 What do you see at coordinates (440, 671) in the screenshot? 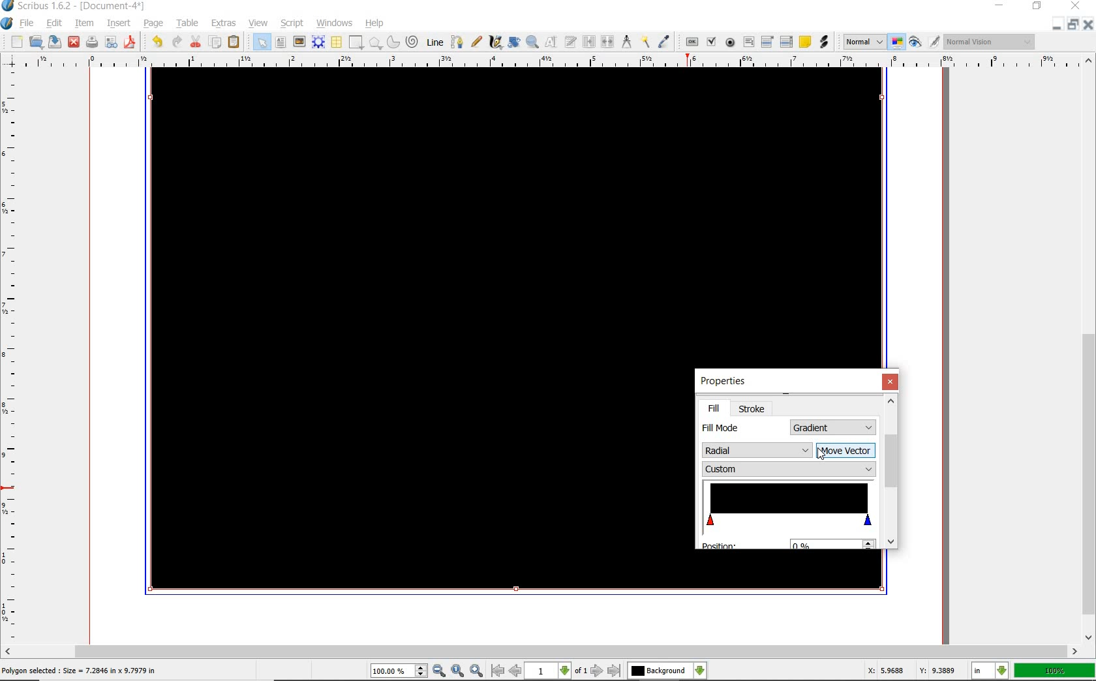
I see `zoom out` at bounding box center [440, 671].